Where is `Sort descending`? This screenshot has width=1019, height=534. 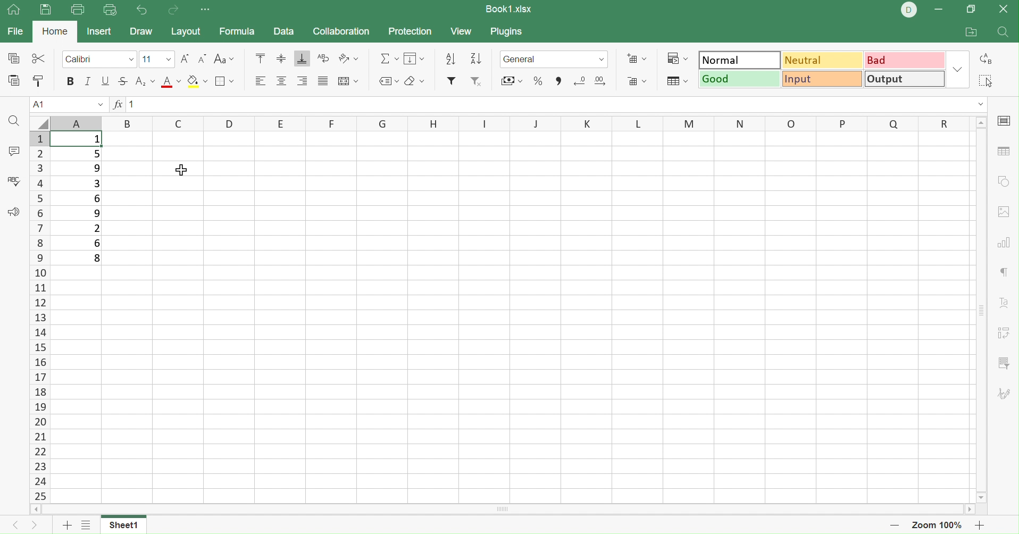
Sort descending is located at coordinates (453, 59).